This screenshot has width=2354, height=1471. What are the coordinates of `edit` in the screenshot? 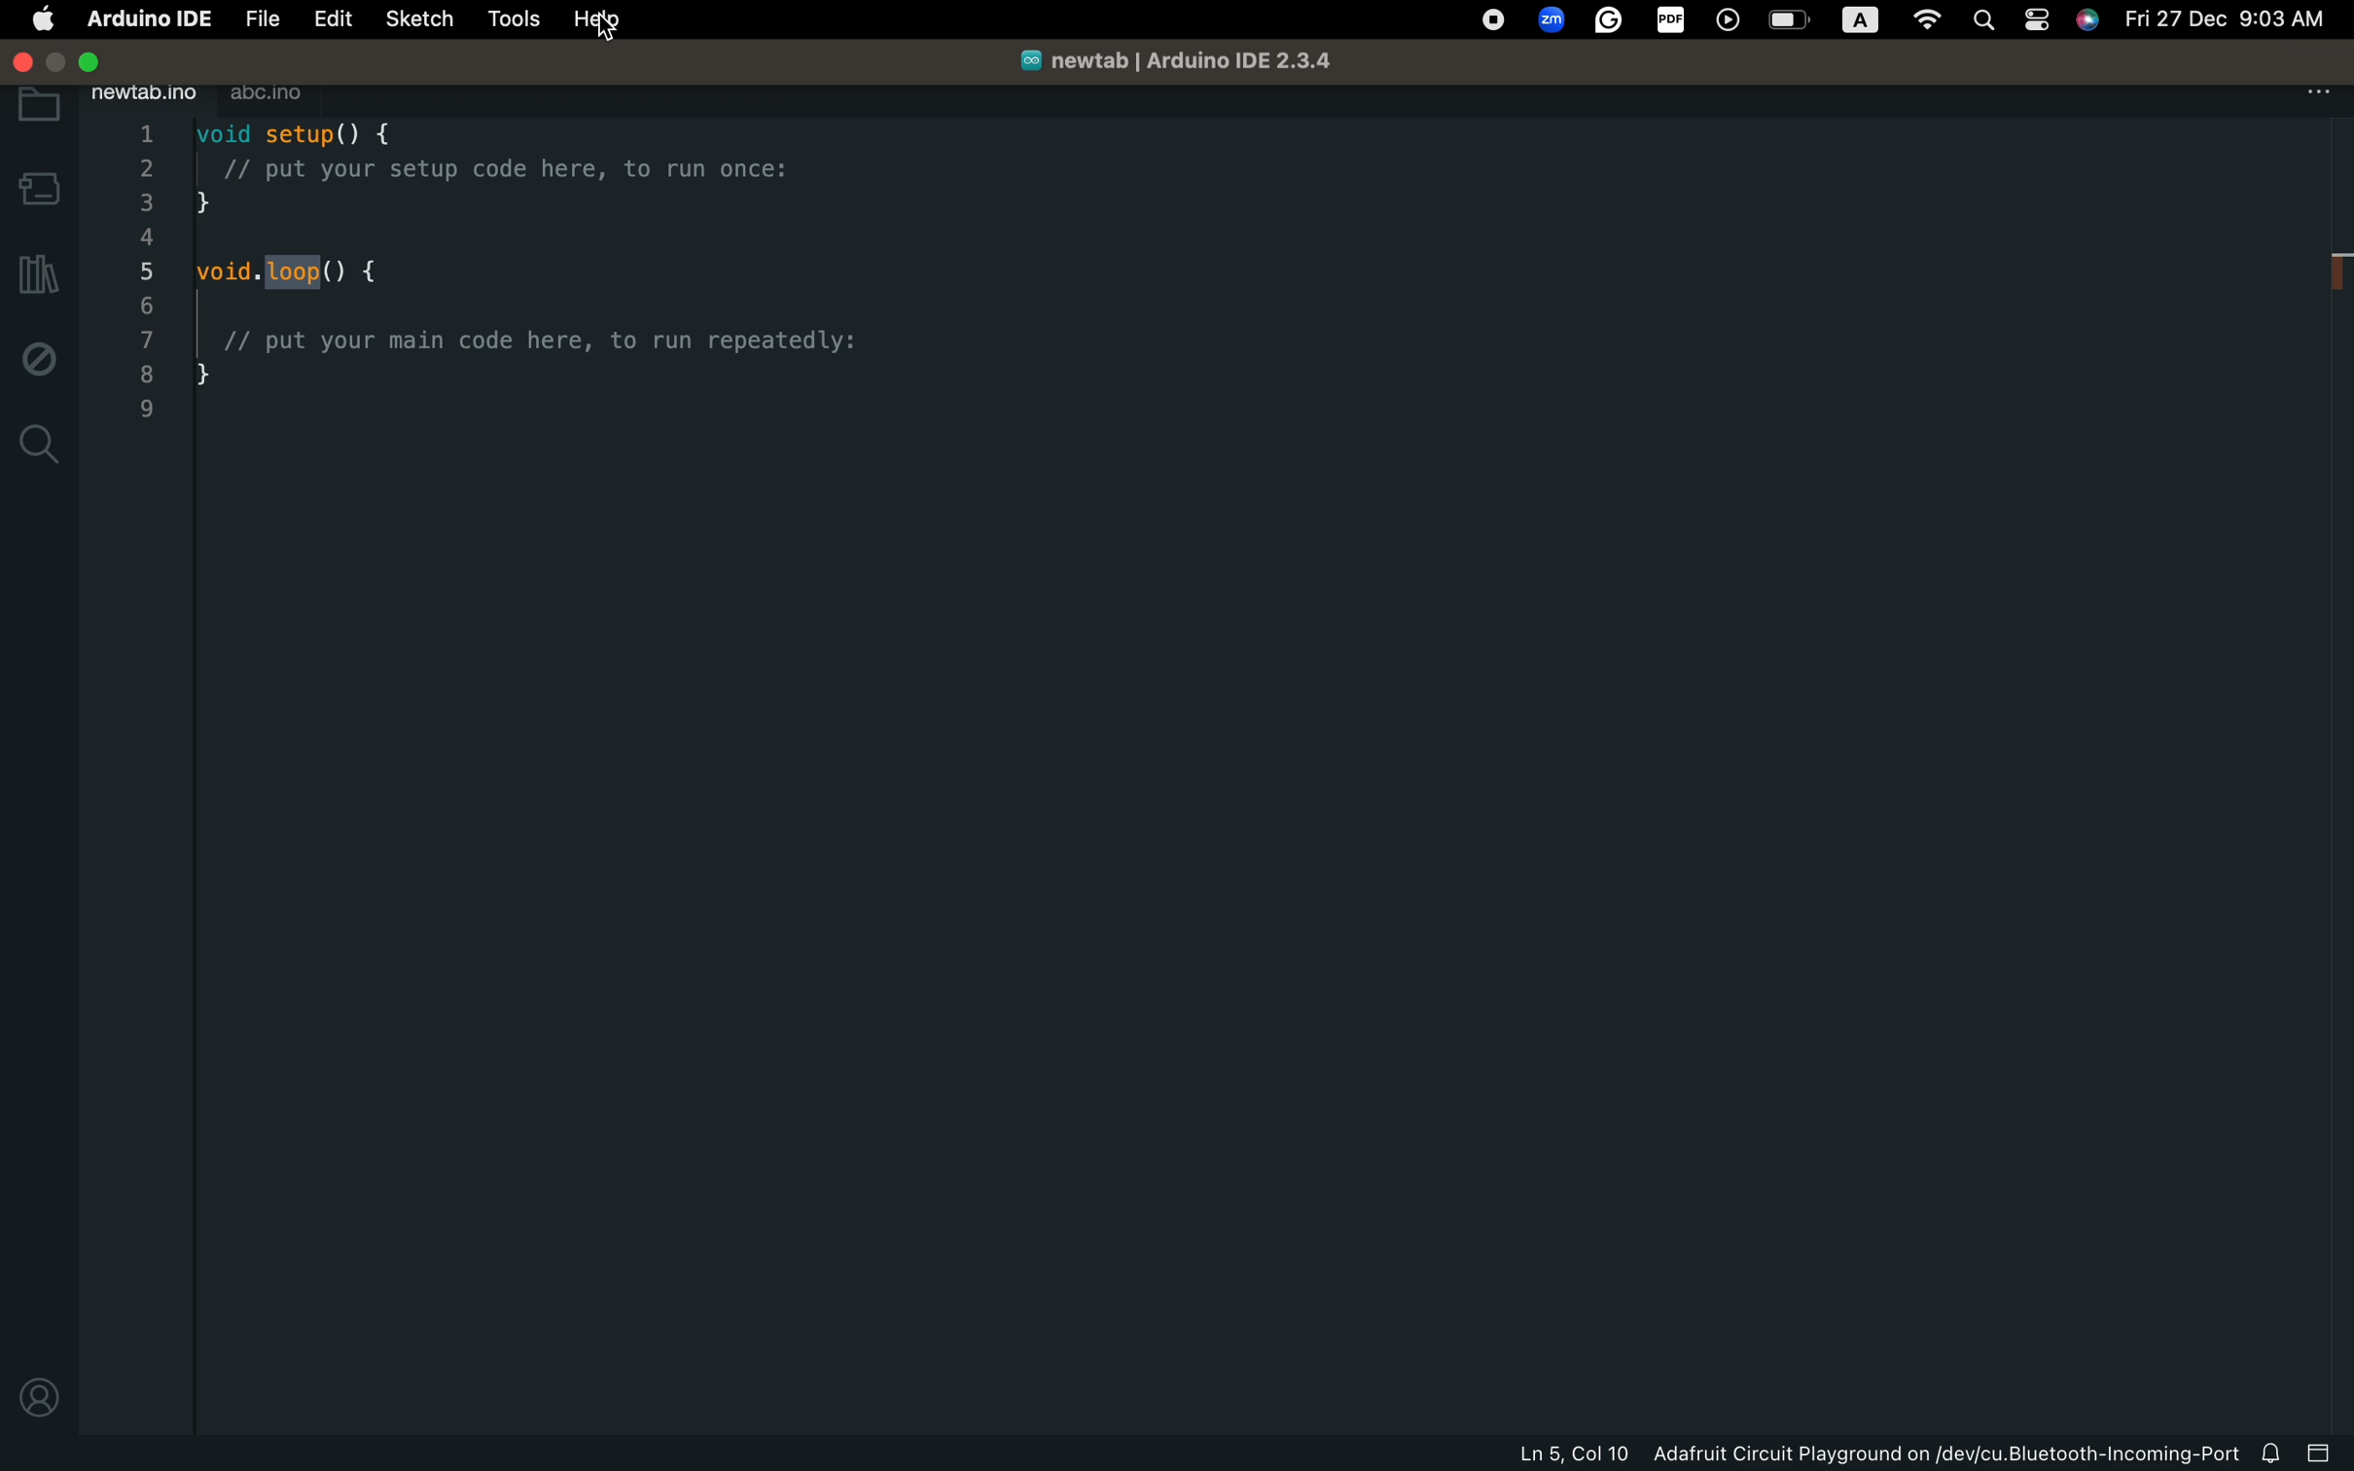 It's located at (327, 18).